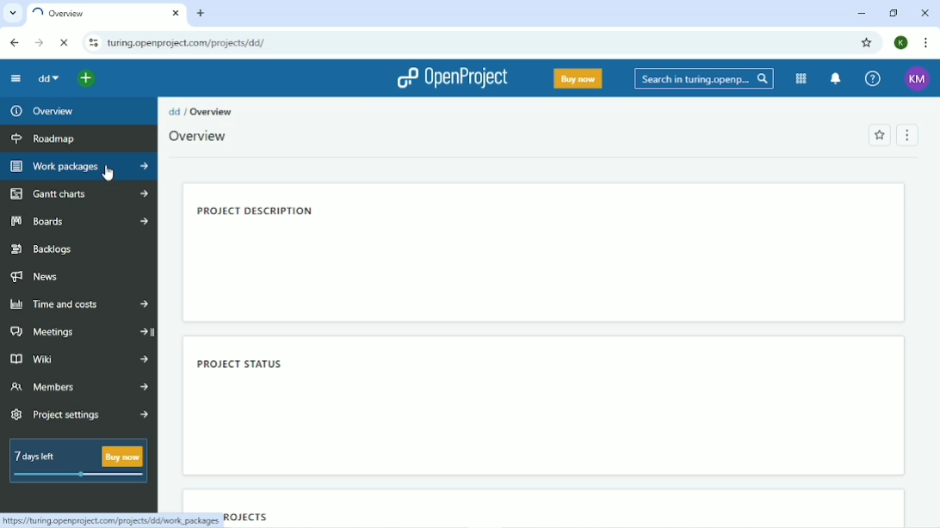 This screenshot has height=528, width=940. What do you see at coordinates (252, 210) in the screenshot?
I see `Project description` at bounding box center [252, 210].